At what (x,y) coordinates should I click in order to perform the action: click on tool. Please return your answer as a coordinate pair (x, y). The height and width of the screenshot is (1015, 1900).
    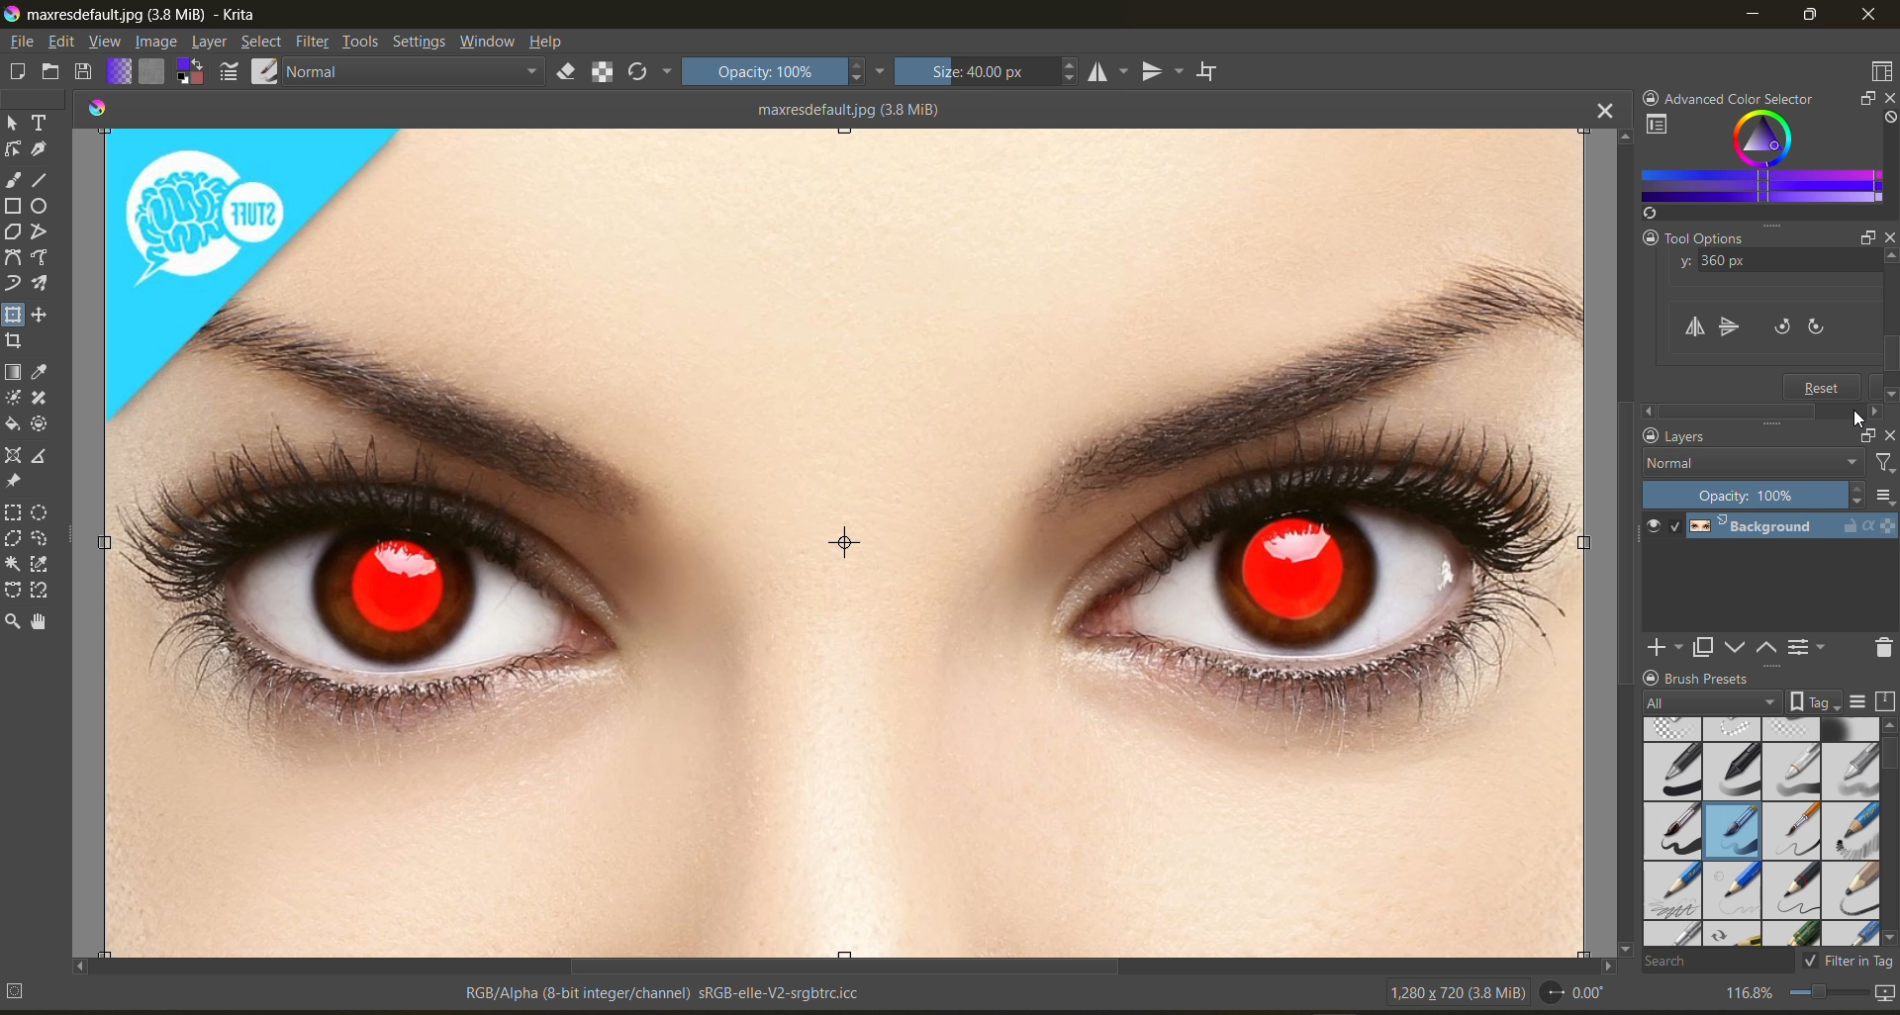
    Looking at the image, I should click on (13, 181).